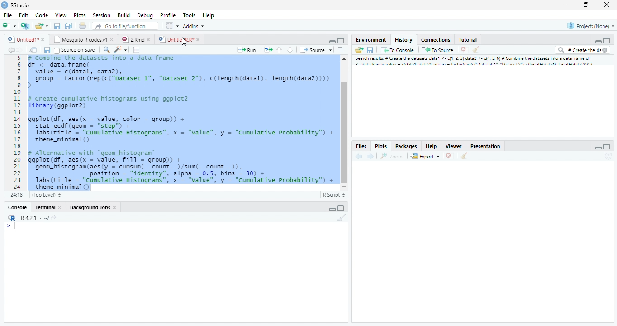 This screenshot has width=617, height=326. What do you see at coordinates (468, 40) in the screenshot?
I see `Tutorial` at bounding box center [468, 40].